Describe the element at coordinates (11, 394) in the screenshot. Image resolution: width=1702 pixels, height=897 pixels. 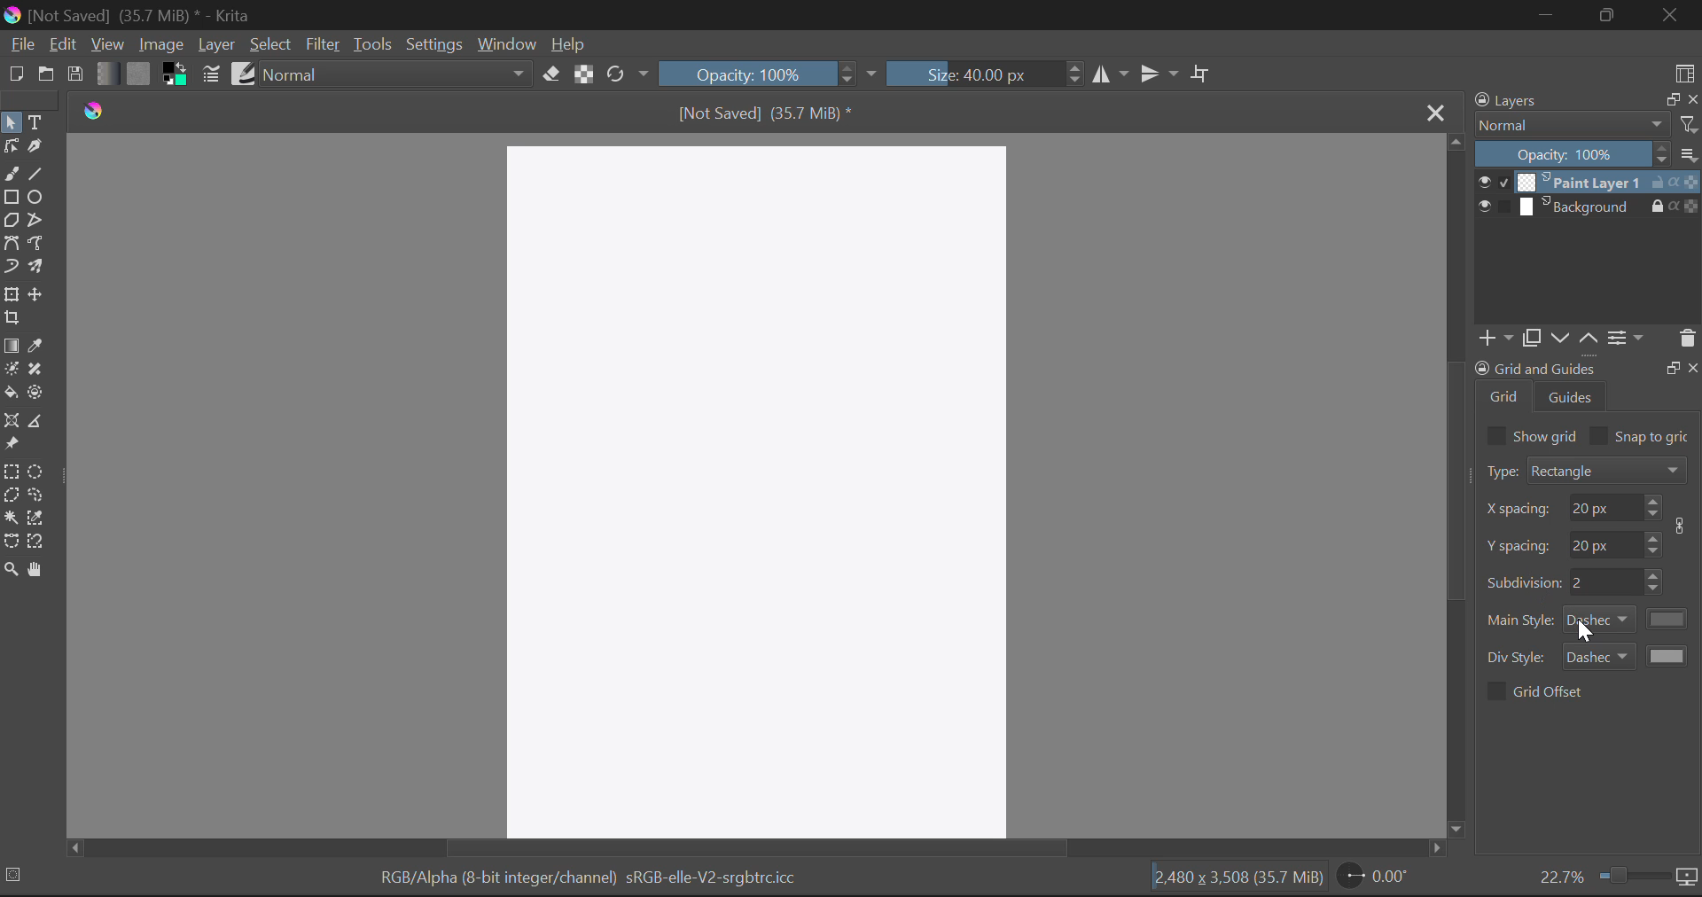
I see `Fill` at that location.